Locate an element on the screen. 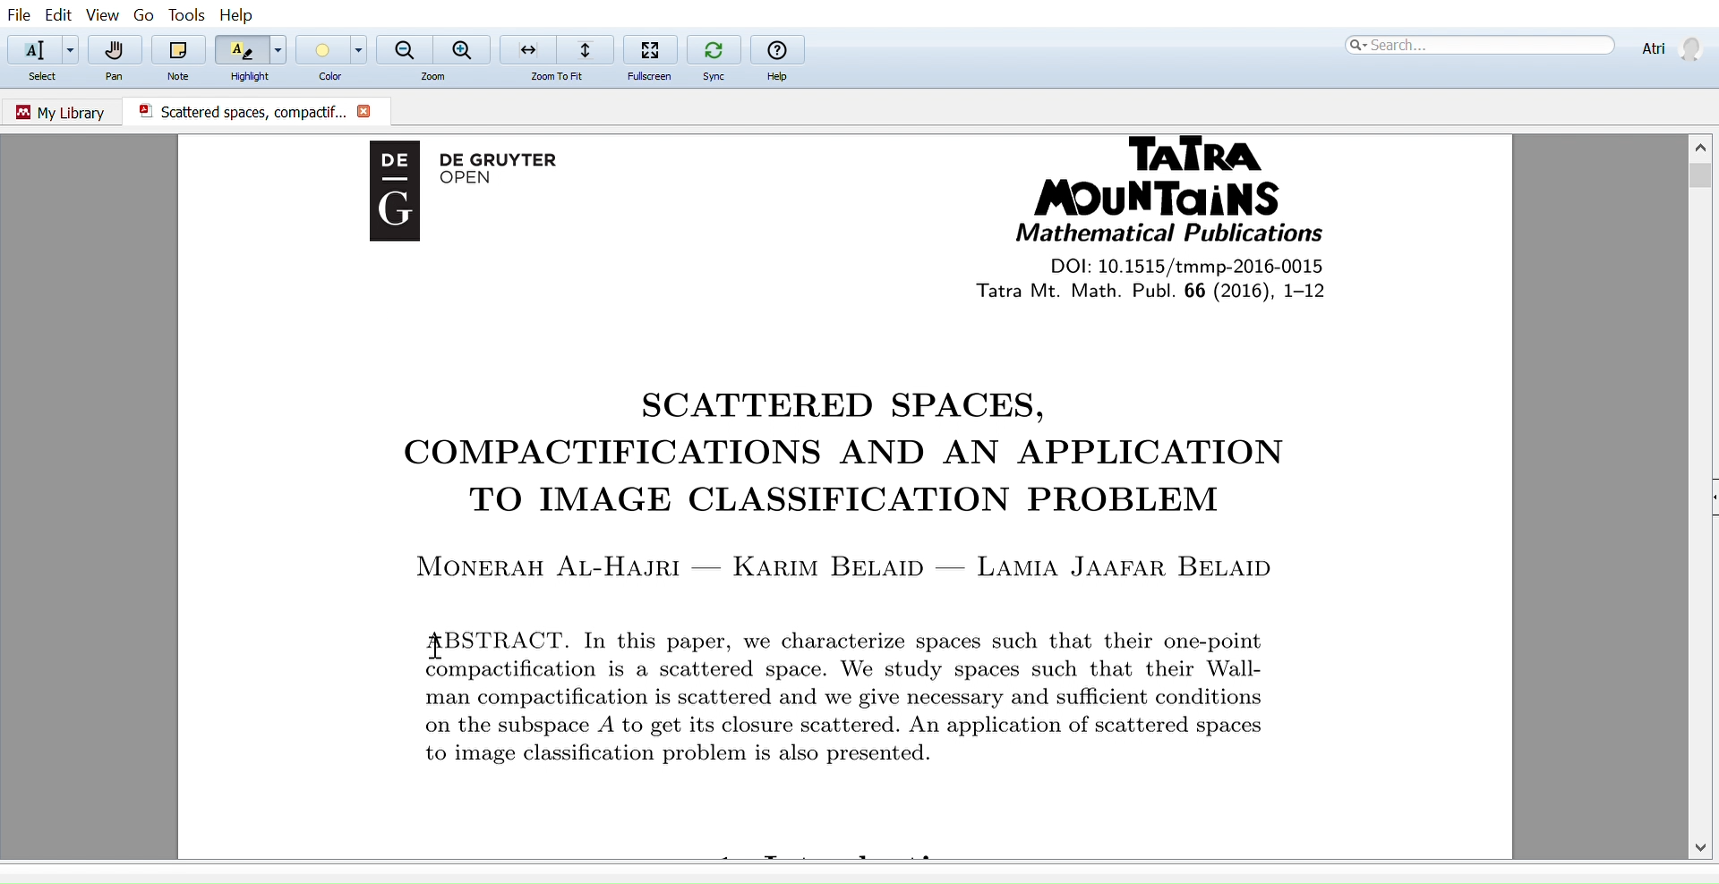 The width and height of the screenshot is (1719, 884). Add text options is located at coordinates (72, 50).